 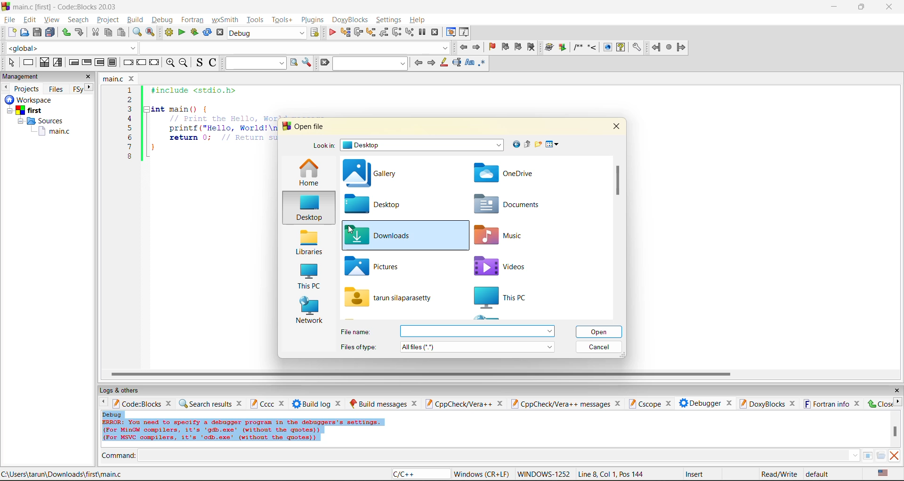 I want to click on build, so click(x=169, y=32).